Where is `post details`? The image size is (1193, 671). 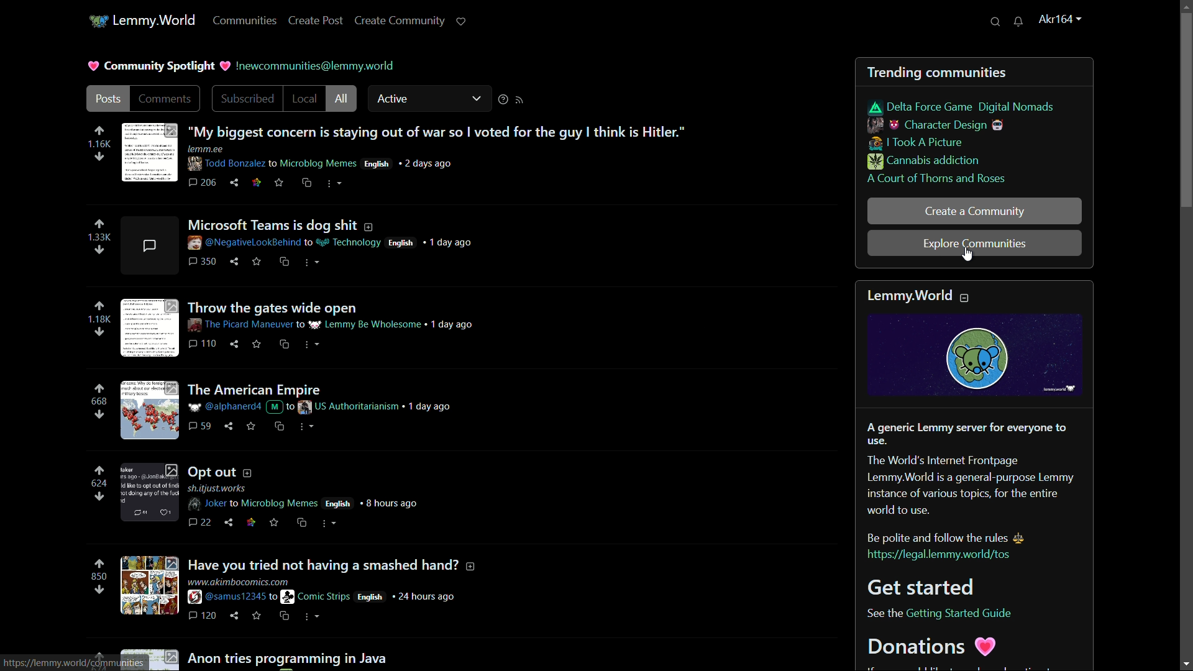 post details is located at coordinates (342, 158).